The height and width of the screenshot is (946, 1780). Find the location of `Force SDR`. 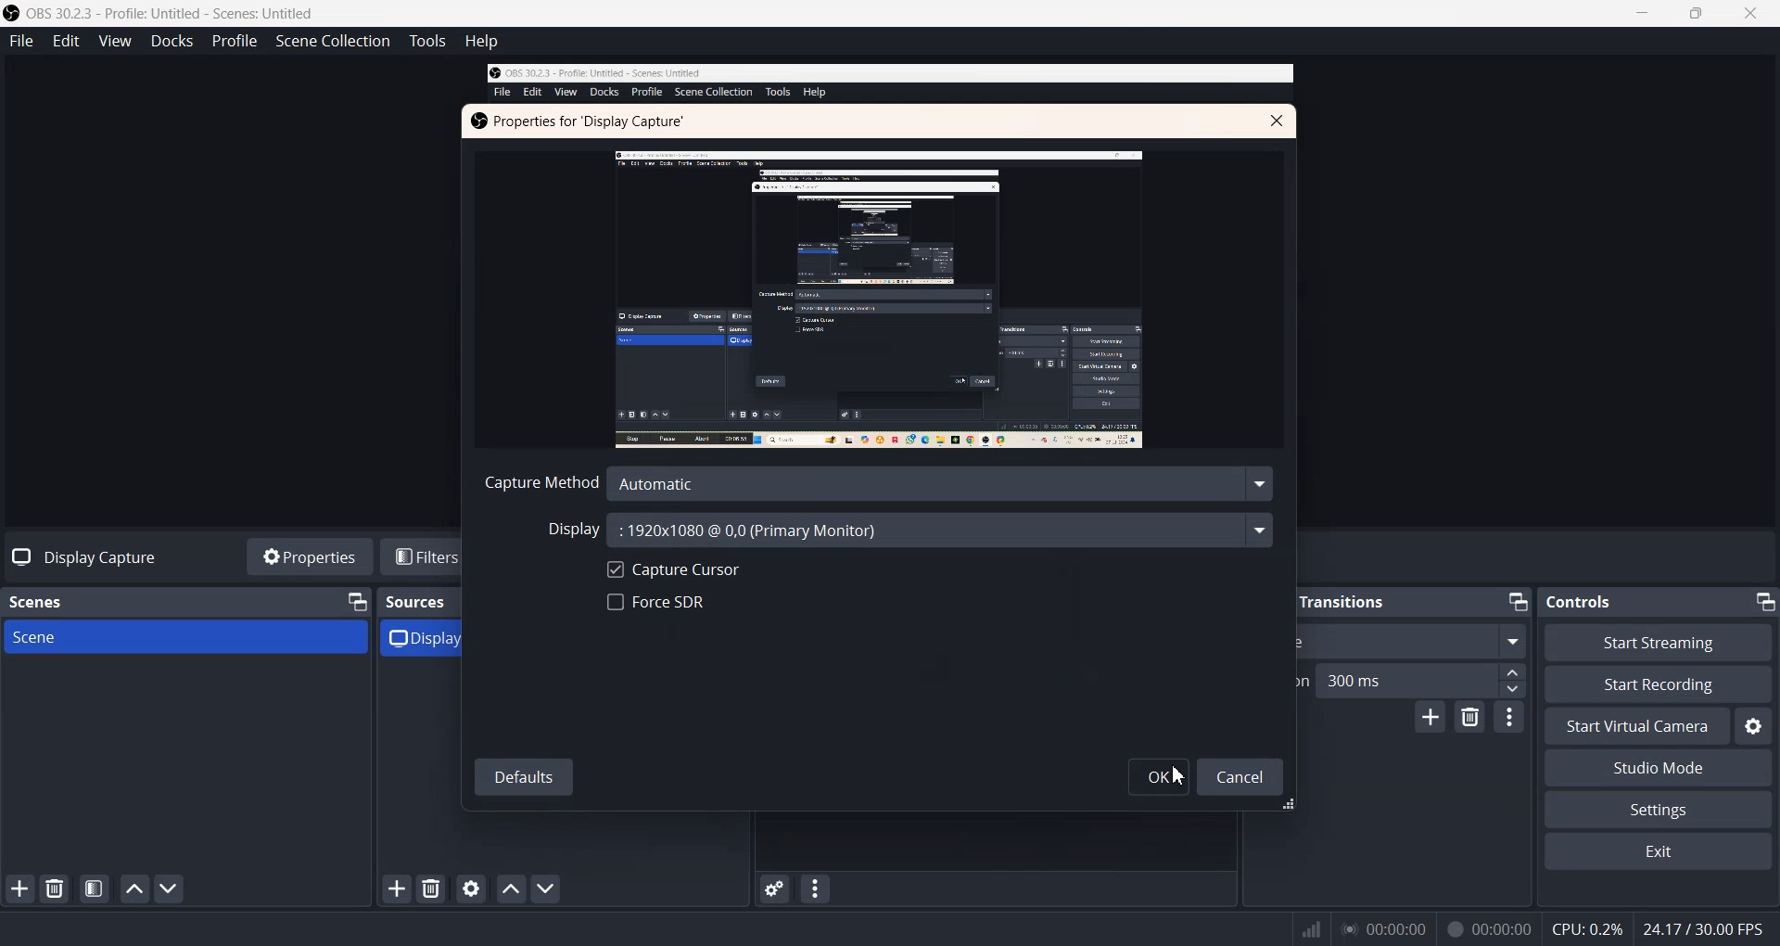

Force SDR is located at coordinates (655, 602).